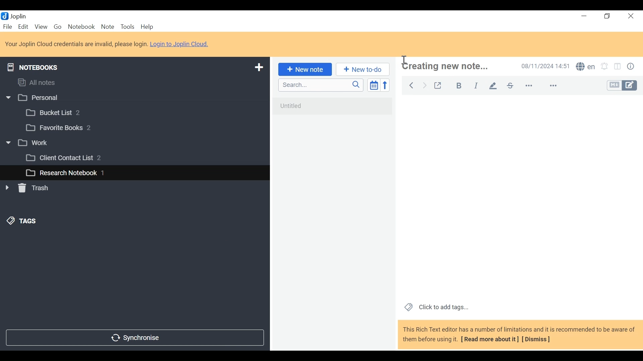 The width and height of the screenshot is (643, 361). Describe the element at coordinates (386, 85) in the screenshot. I see `Reverse Sort order` at that location.